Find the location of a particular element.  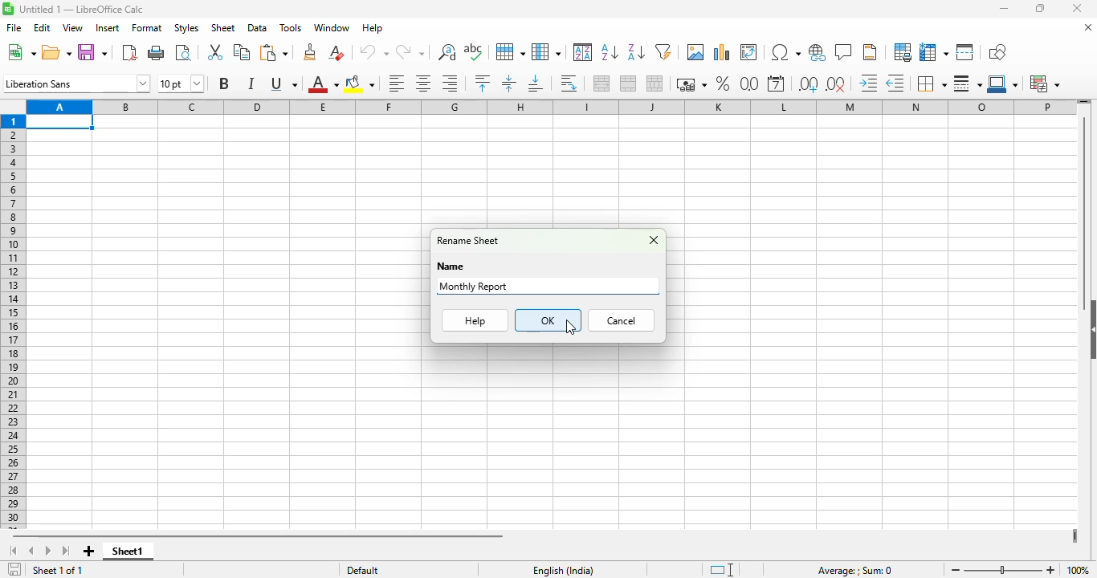

merge and center or unmerge cells depending on the current toggle state is located at coordinates (602, 83).